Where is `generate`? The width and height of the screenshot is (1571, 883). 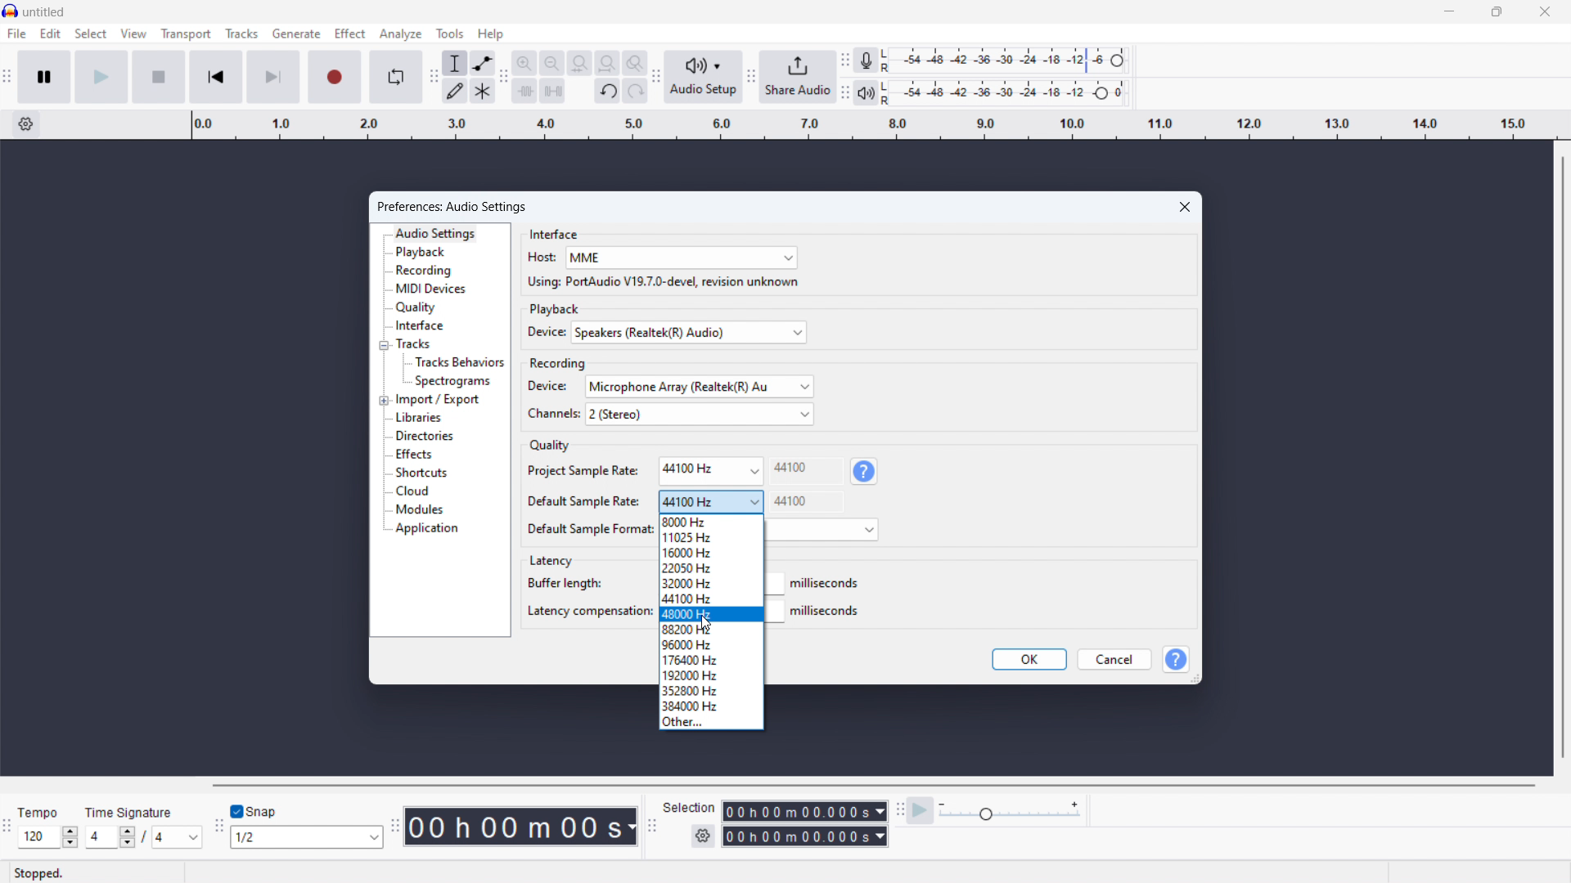 generate is located at coordinates (296, 34).